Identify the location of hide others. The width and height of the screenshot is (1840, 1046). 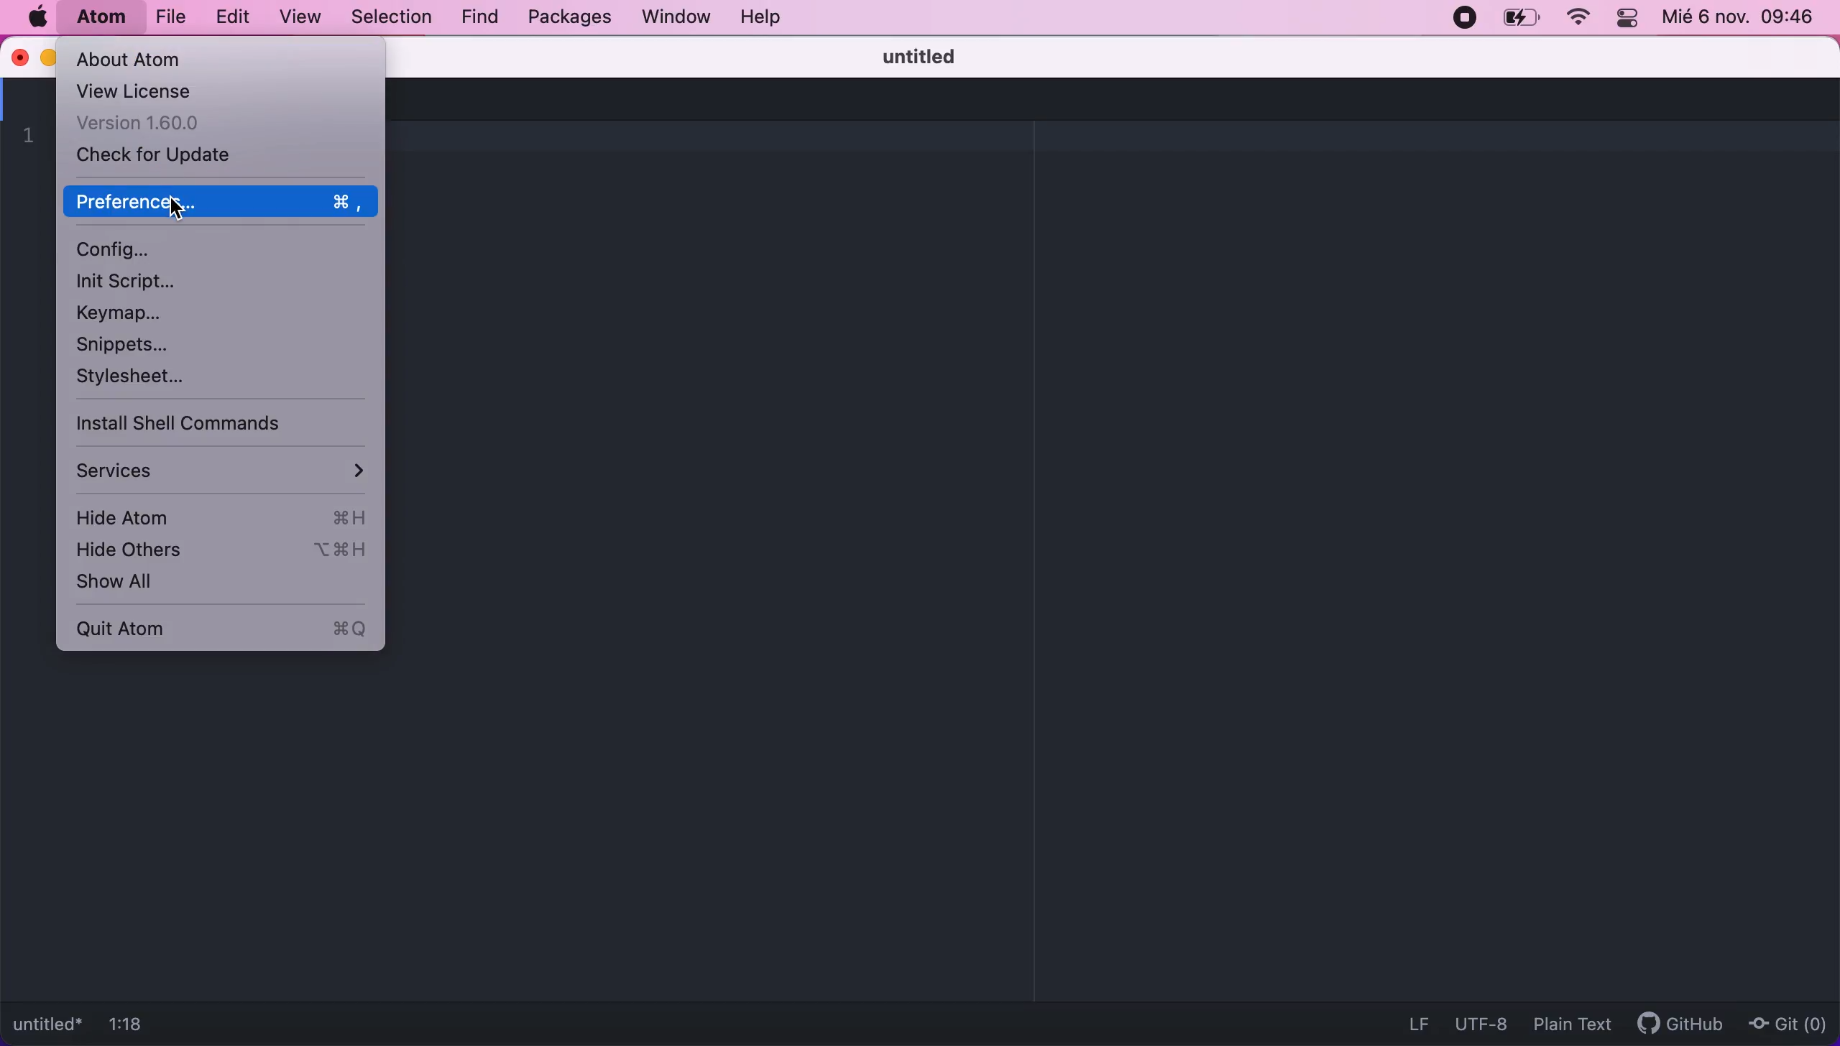
(222, 550).